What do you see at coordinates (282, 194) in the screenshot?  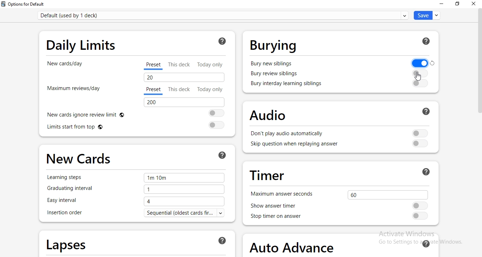 I see `maximum answer seconds` at bounding box center [282, 194].